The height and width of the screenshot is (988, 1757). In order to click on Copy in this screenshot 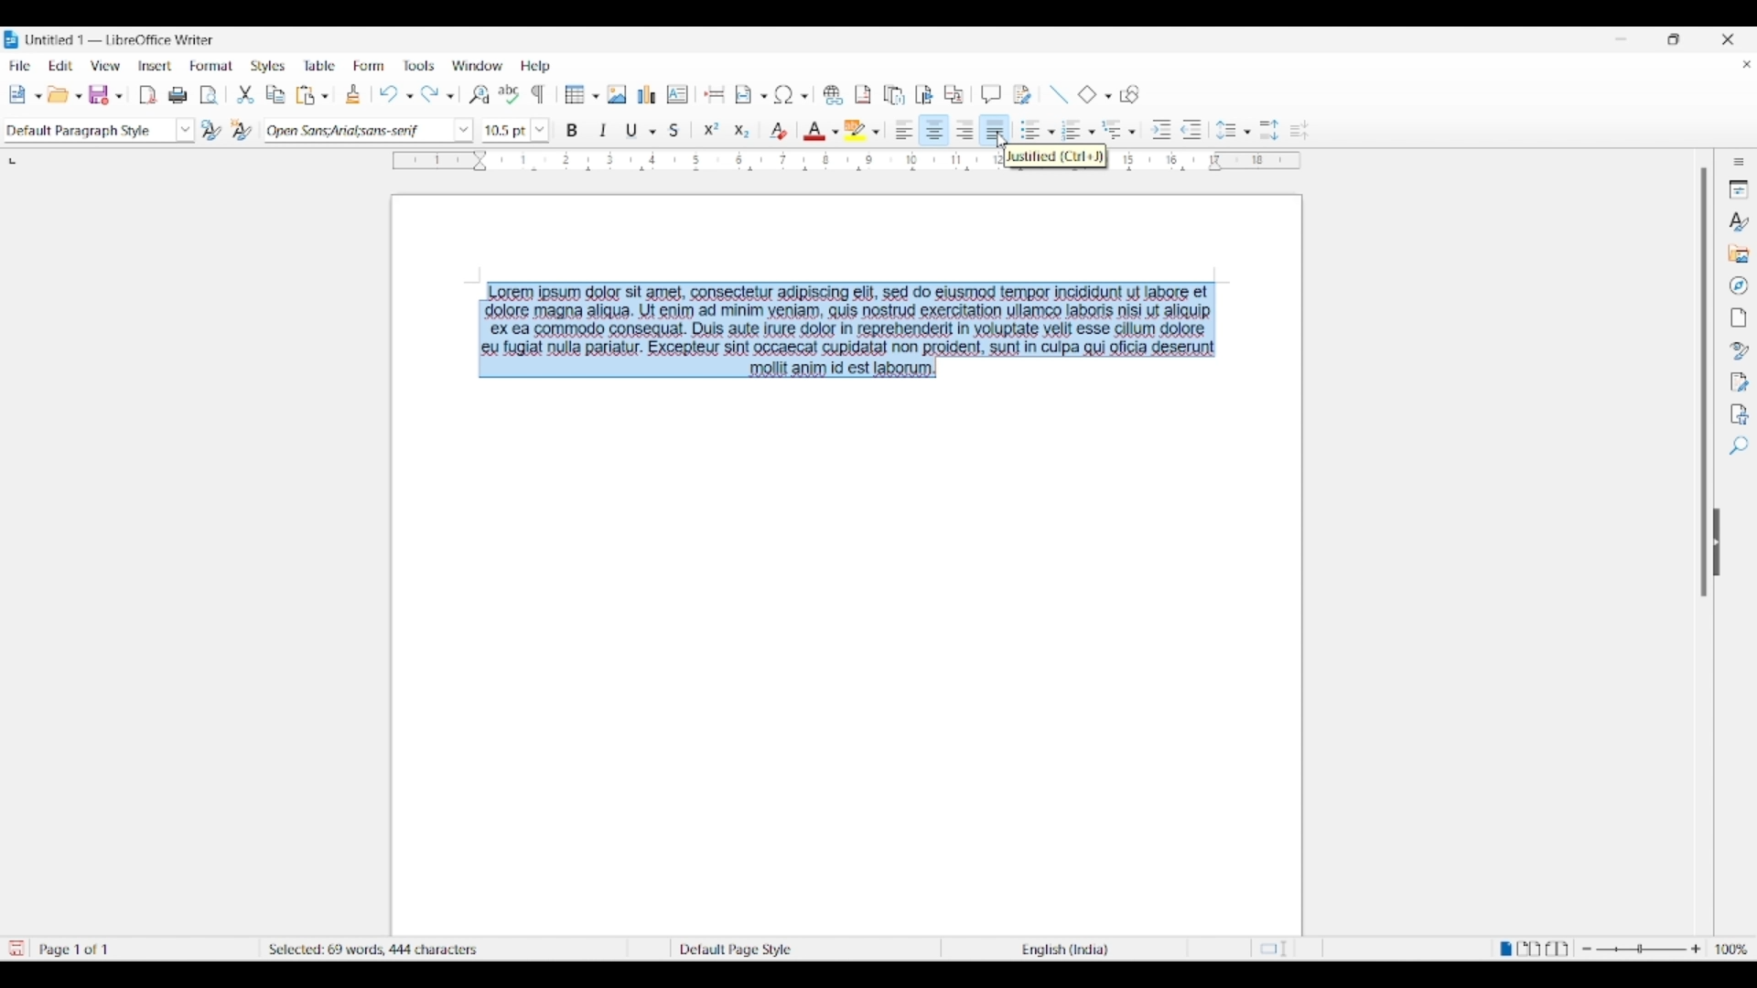, I will do `click(275, 94)`.